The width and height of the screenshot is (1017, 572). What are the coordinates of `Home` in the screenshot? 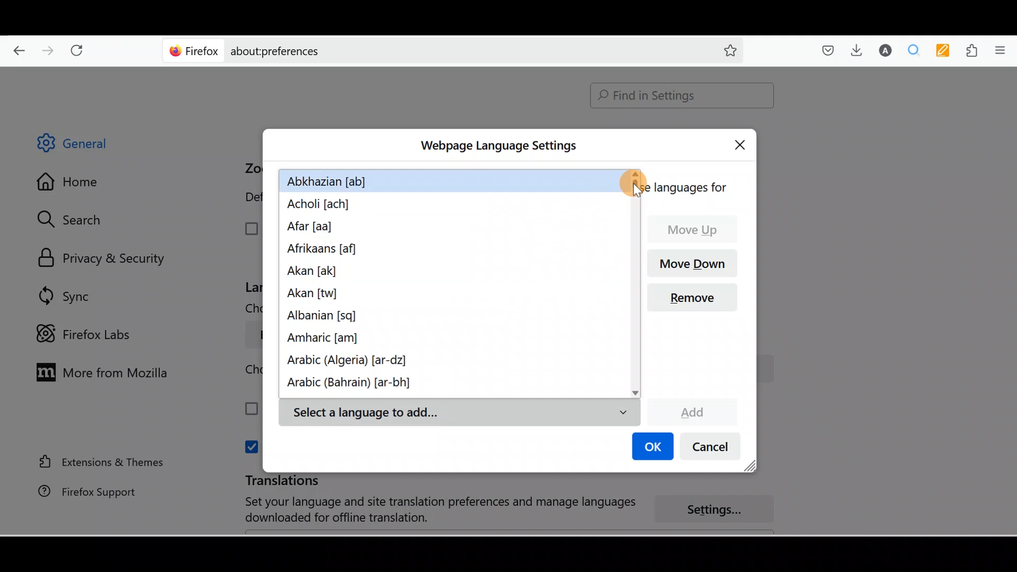 It's located at (76, 184).